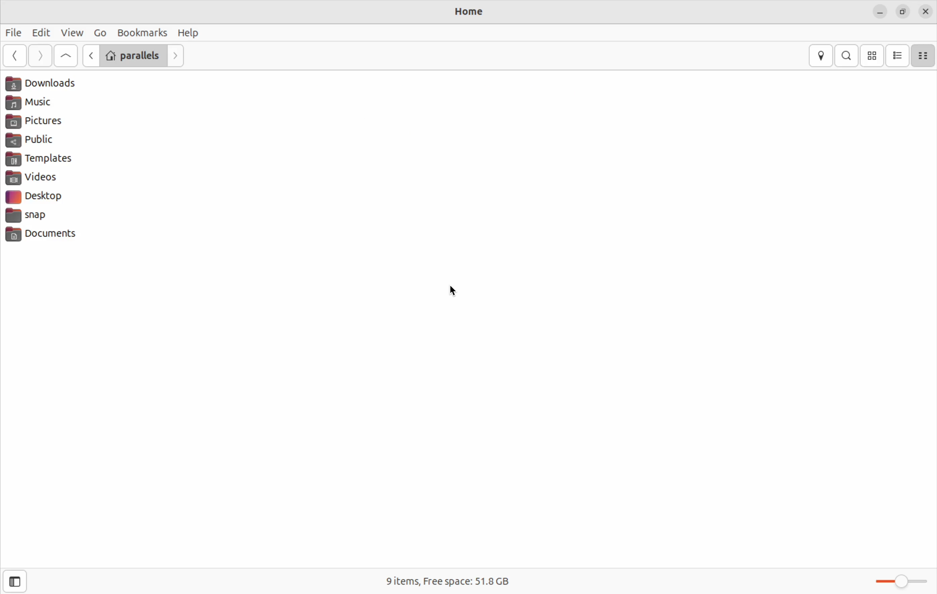  I want to click on Edit, so click(42, 30).